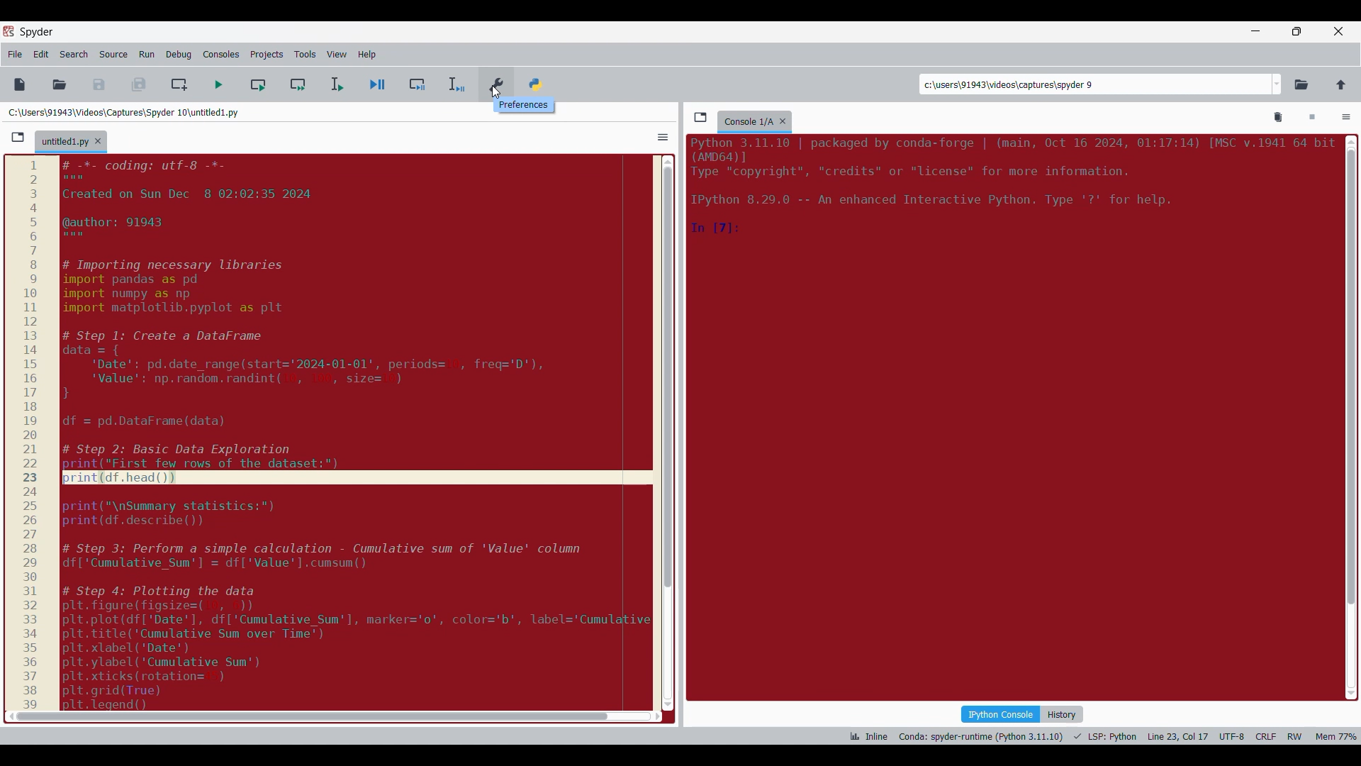  Describe the element at coordinates (1009, 187) in the screenshot. I see `Code details` at that location.